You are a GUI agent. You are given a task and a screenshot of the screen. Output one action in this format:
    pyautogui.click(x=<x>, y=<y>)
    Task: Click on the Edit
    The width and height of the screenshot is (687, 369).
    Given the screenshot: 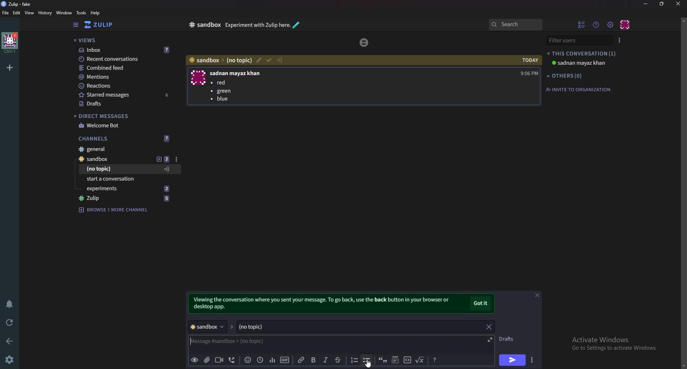 What is the action you would take?
    pyautogui.click(x=17, y=13)
    